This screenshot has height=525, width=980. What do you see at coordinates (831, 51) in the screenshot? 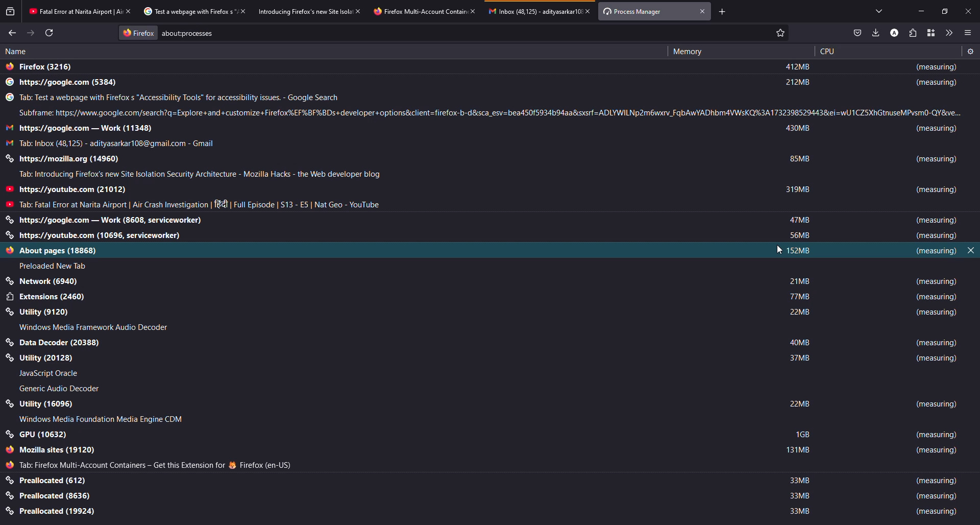
I see `cpu` at bounding box center [831, 51].